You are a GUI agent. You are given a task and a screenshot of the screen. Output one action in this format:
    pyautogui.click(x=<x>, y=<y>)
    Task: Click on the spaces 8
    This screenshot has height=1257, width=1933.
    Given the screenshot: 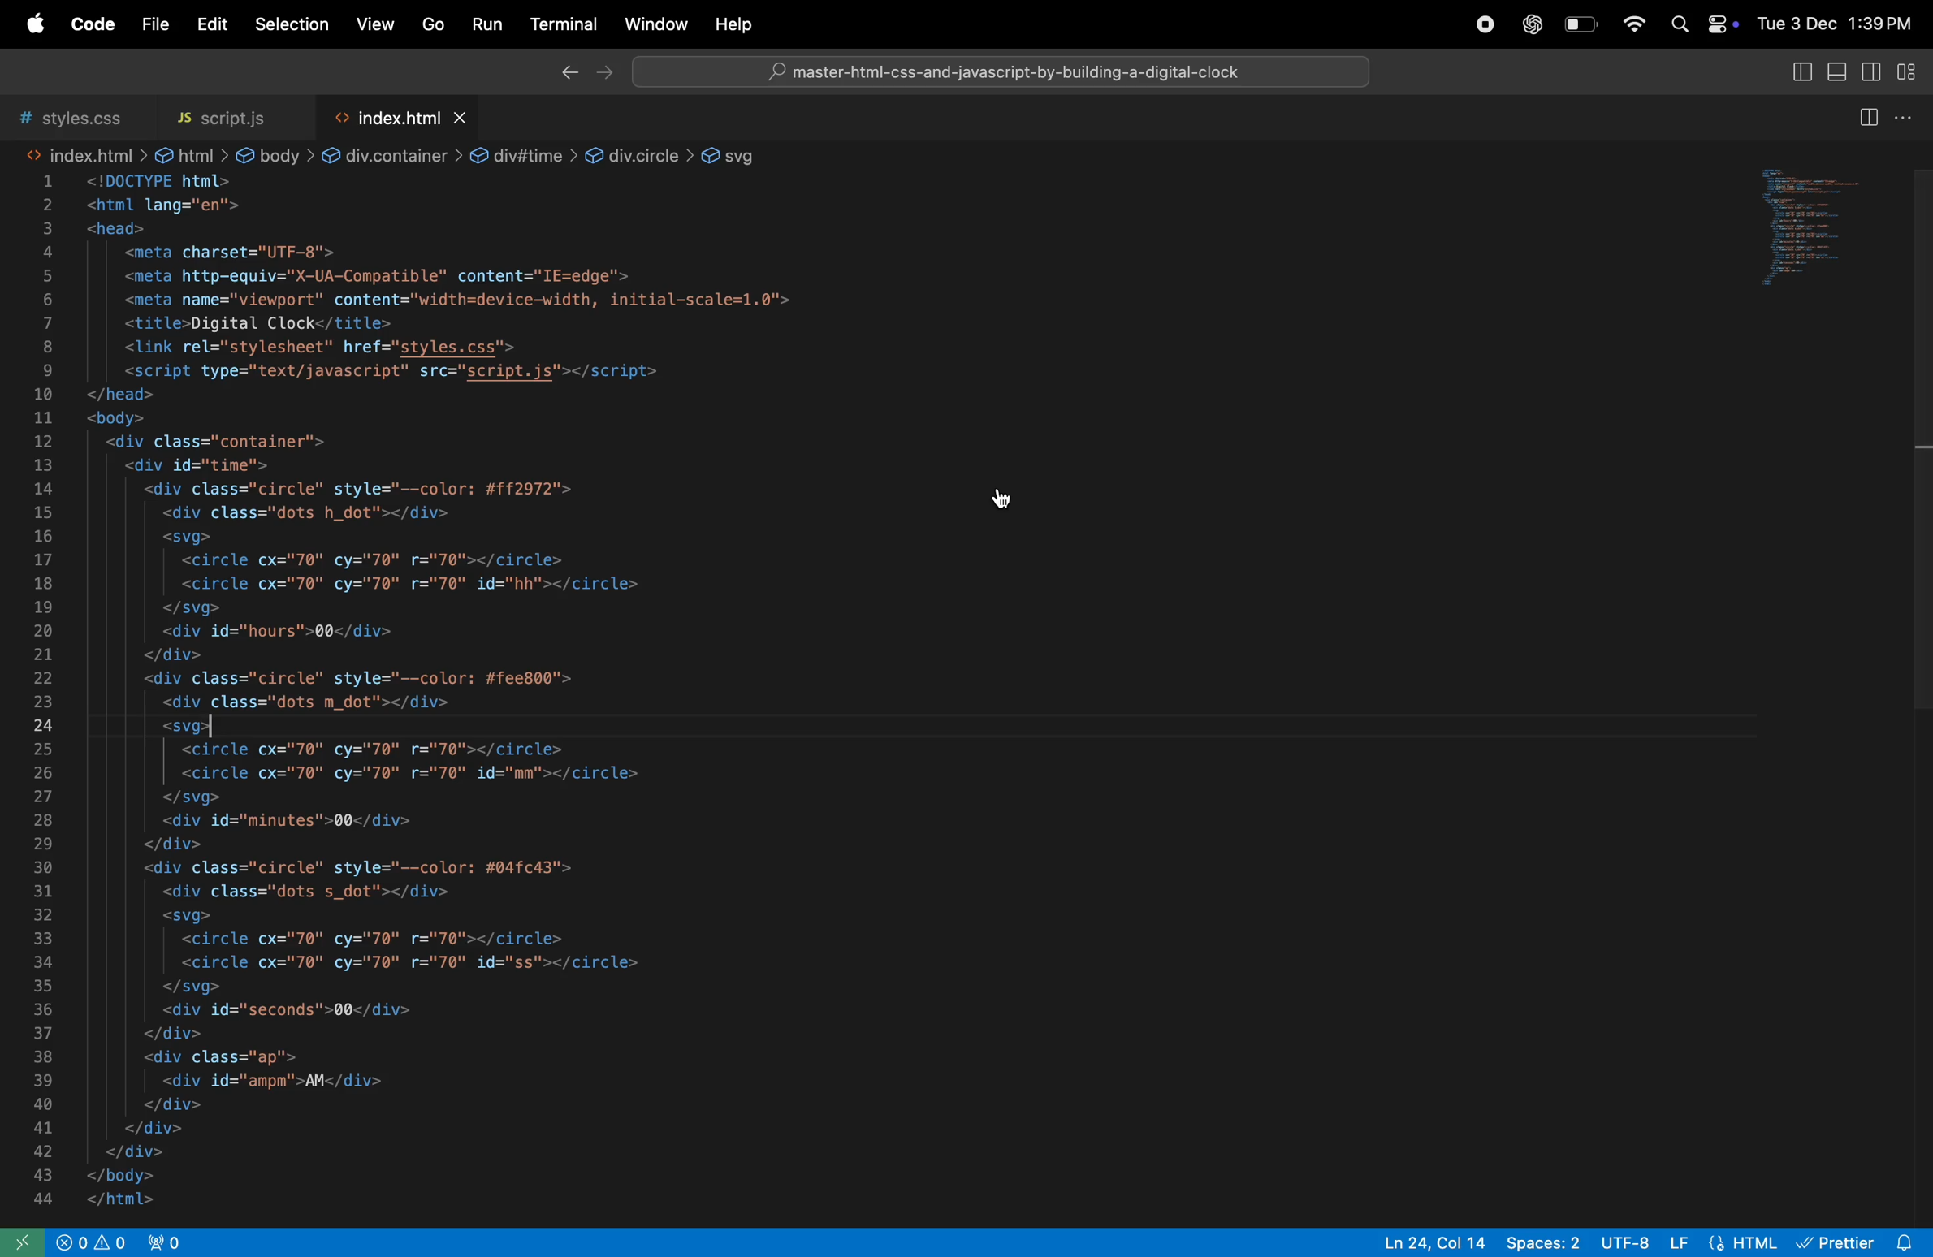 What is the action you would take?
    pyautogui.click(x=1545, y=1243)
    